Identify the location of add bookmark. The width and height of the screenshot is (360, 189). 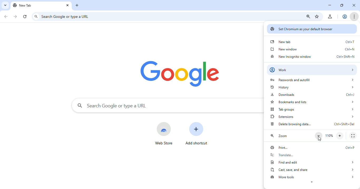
(317, 17).